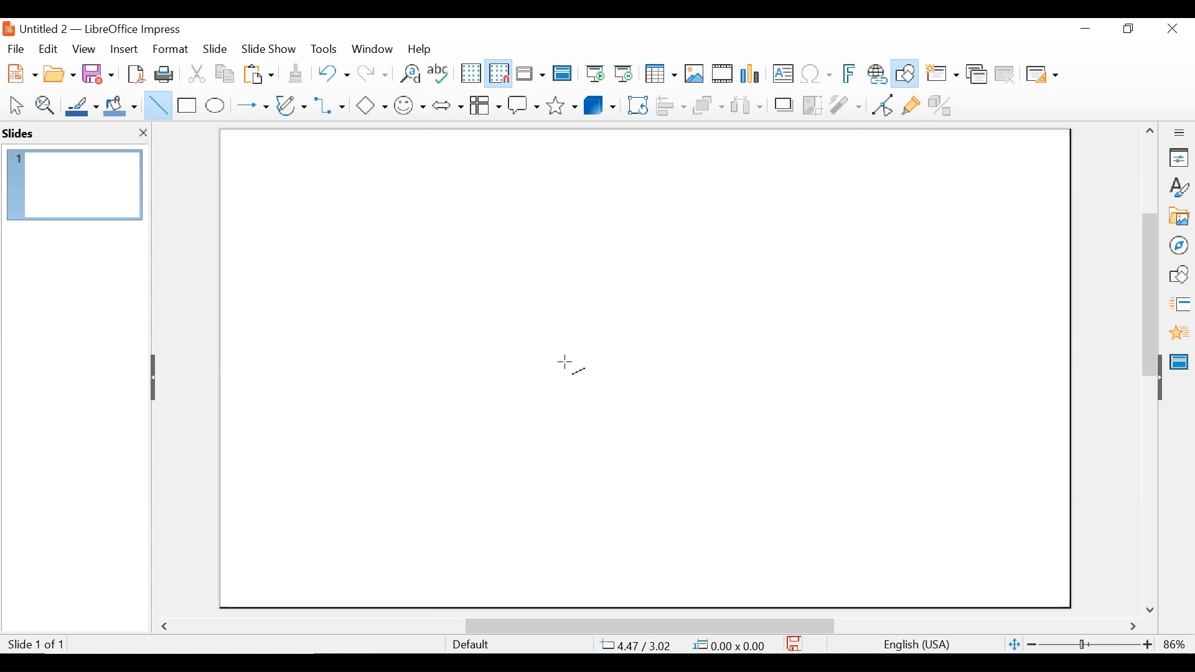 The image size is (1195, 672). What do you see at coordinates (977, 75) in the screenshot?
I see `Duplicate slide` at bounding box center [977, 75].